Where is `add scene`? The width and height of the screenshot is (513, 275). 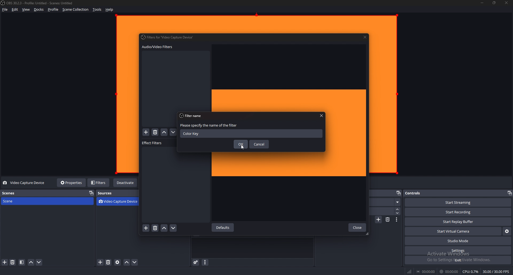
add scene is located at coordinates (5, 262).